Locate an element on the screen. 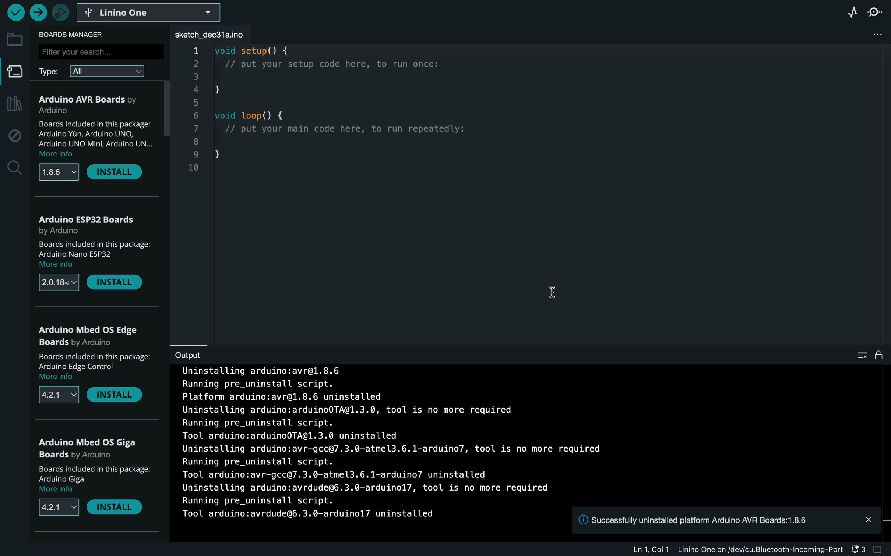 The image size is (891, 556). close bar is located at coordinates (881, 550).